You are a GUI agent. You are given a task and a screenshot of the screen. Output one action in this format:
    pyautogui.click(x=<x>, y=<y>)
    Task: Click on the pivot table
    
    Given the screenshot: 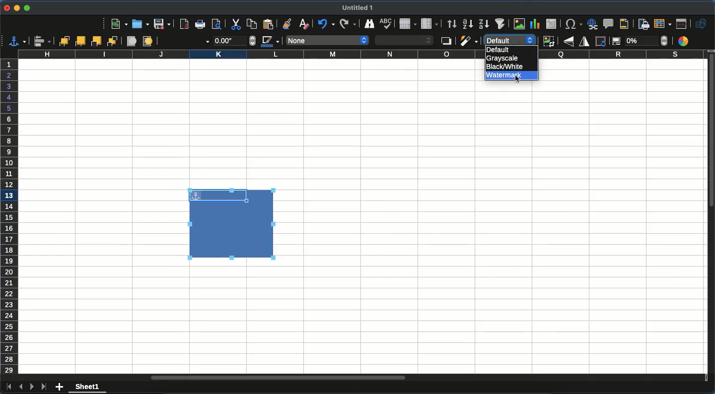 What is the action you would take?
    pyautogui.click(x=553, y=24)
    